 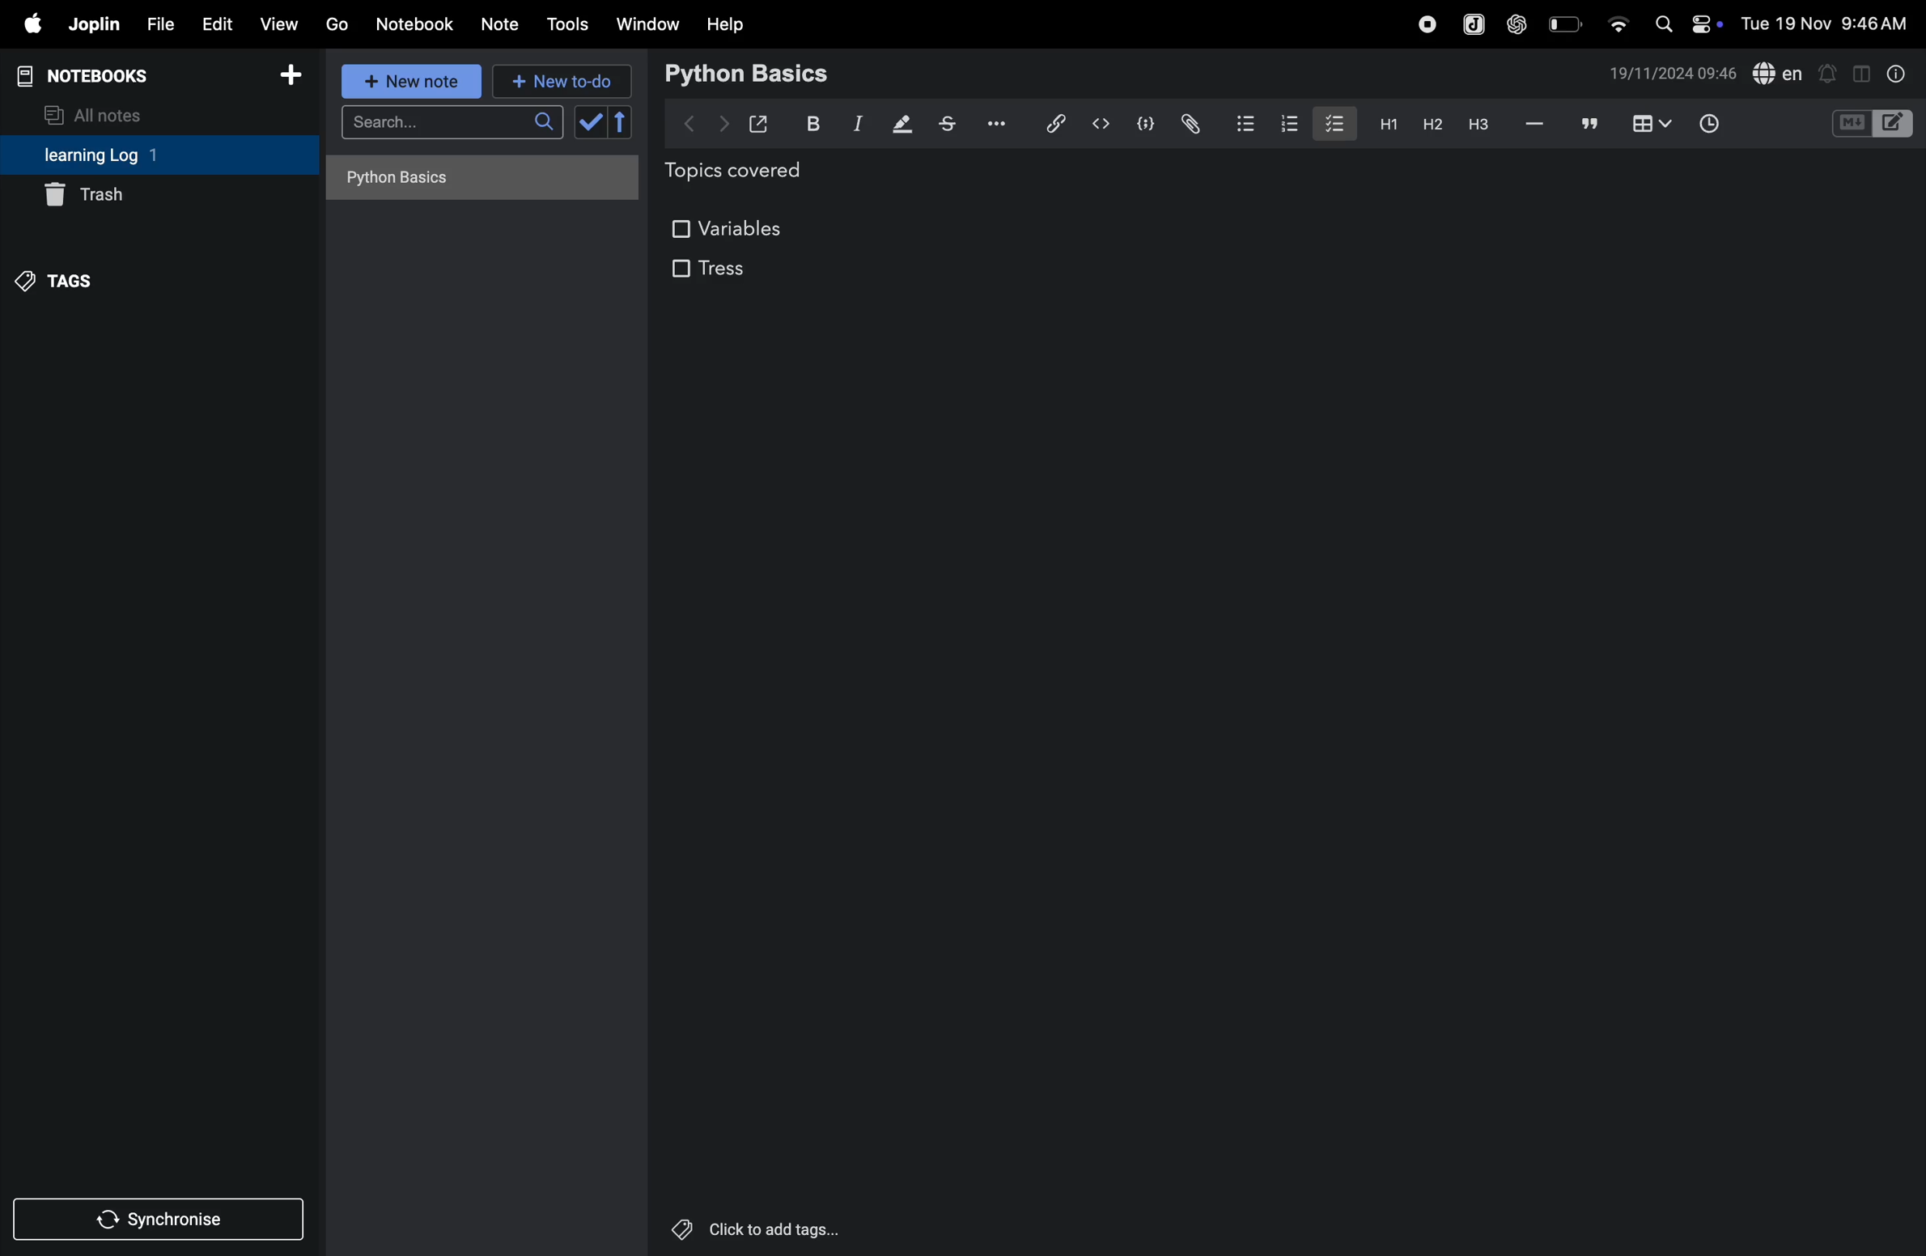 I want to click on spell check, so click(x=1779, y=74).